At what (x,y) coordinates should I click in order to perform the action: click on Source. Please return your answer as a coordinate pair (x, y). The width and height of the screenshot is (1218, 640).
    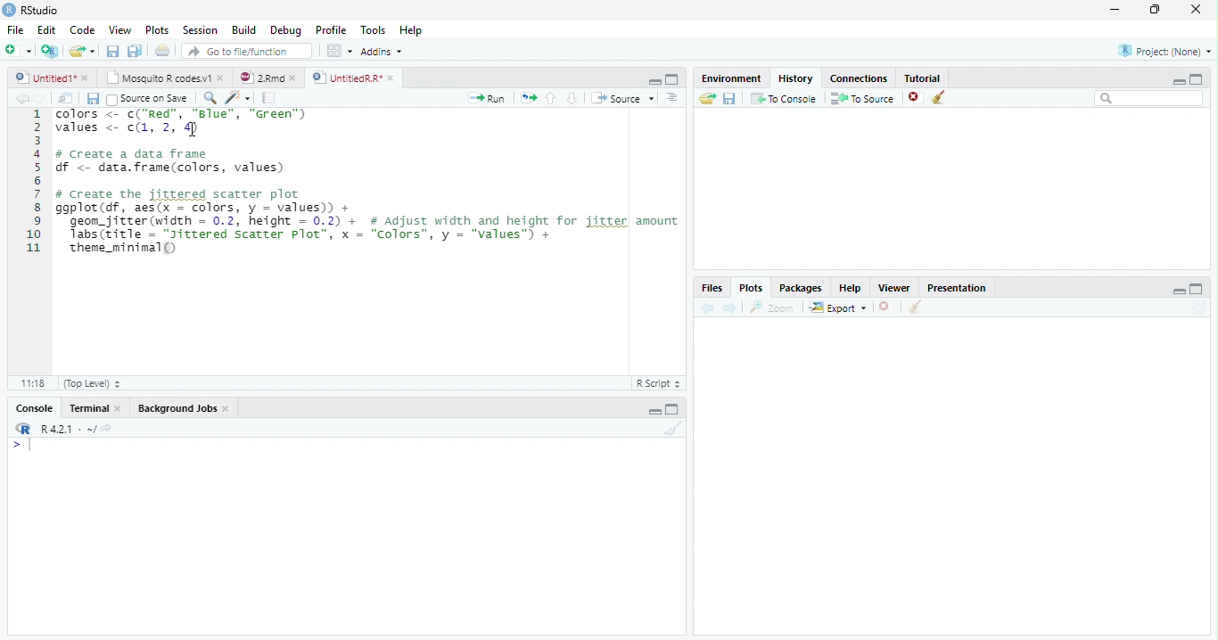
    Looking at the image, I should click on (622, 98).